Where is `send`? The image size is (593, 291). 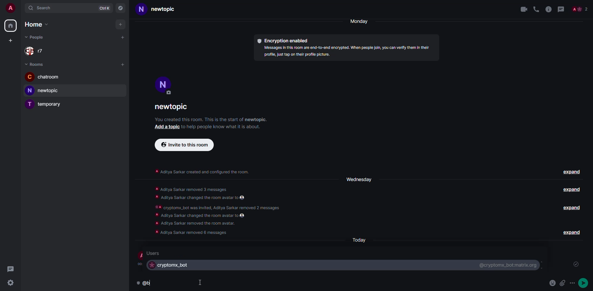 send is located at coordinates (584, 283).